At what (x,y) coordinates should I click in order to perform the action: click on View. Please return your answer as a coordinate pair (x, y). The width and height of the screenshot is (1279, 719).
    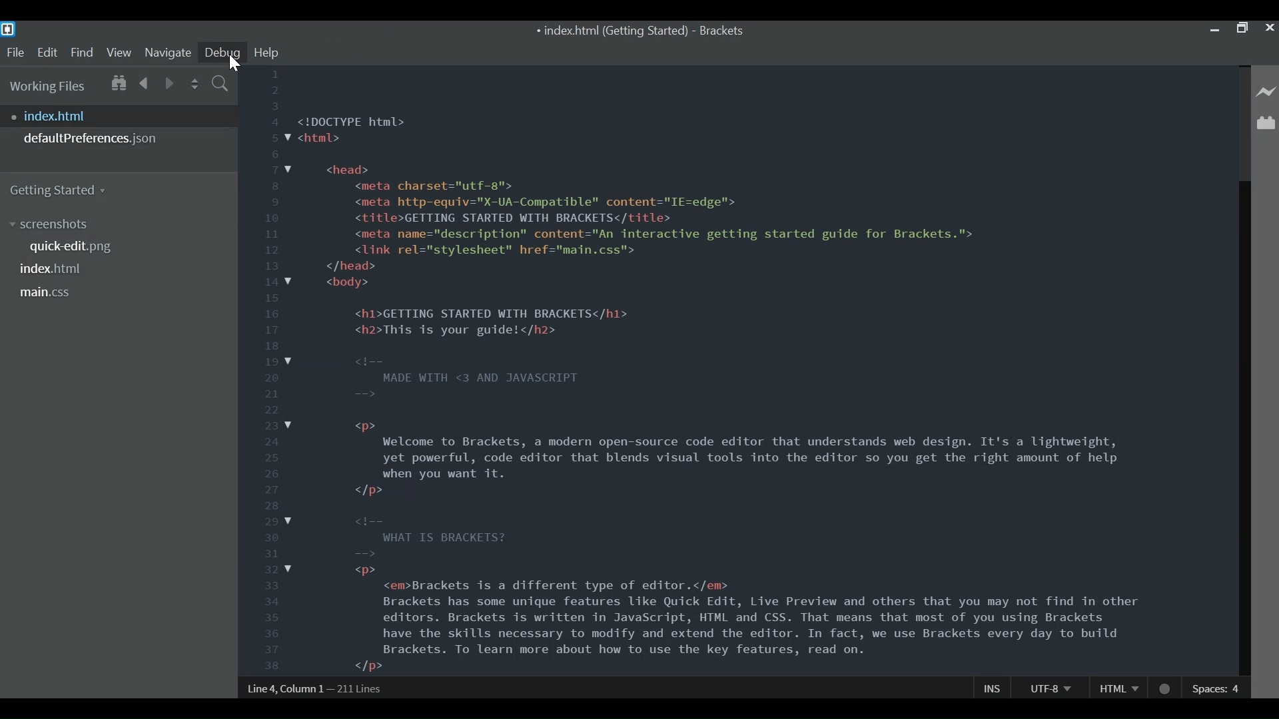
    Looking at the image, I should click on (119, 52).